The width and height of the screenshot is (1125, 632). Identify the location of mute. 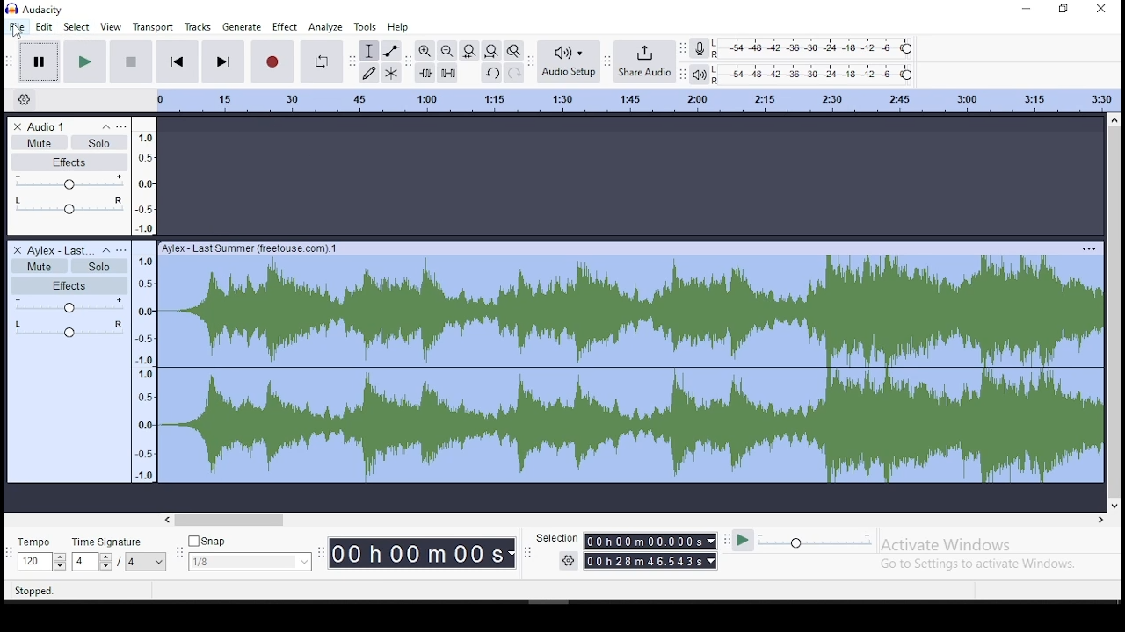
(39, 141).